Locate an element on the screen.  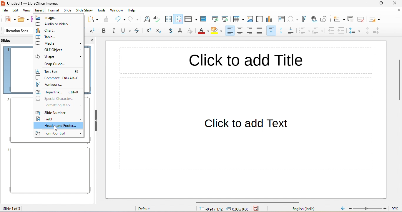
horizontal scroll bar is located at coordinates (248, 202).